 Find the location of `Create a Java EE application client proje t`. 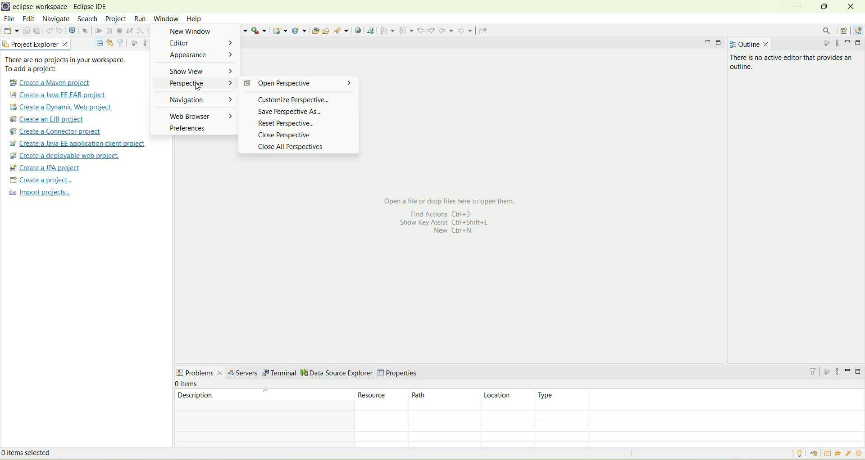

Create a Java EE application client proje t is located at coordinates (79, 144).